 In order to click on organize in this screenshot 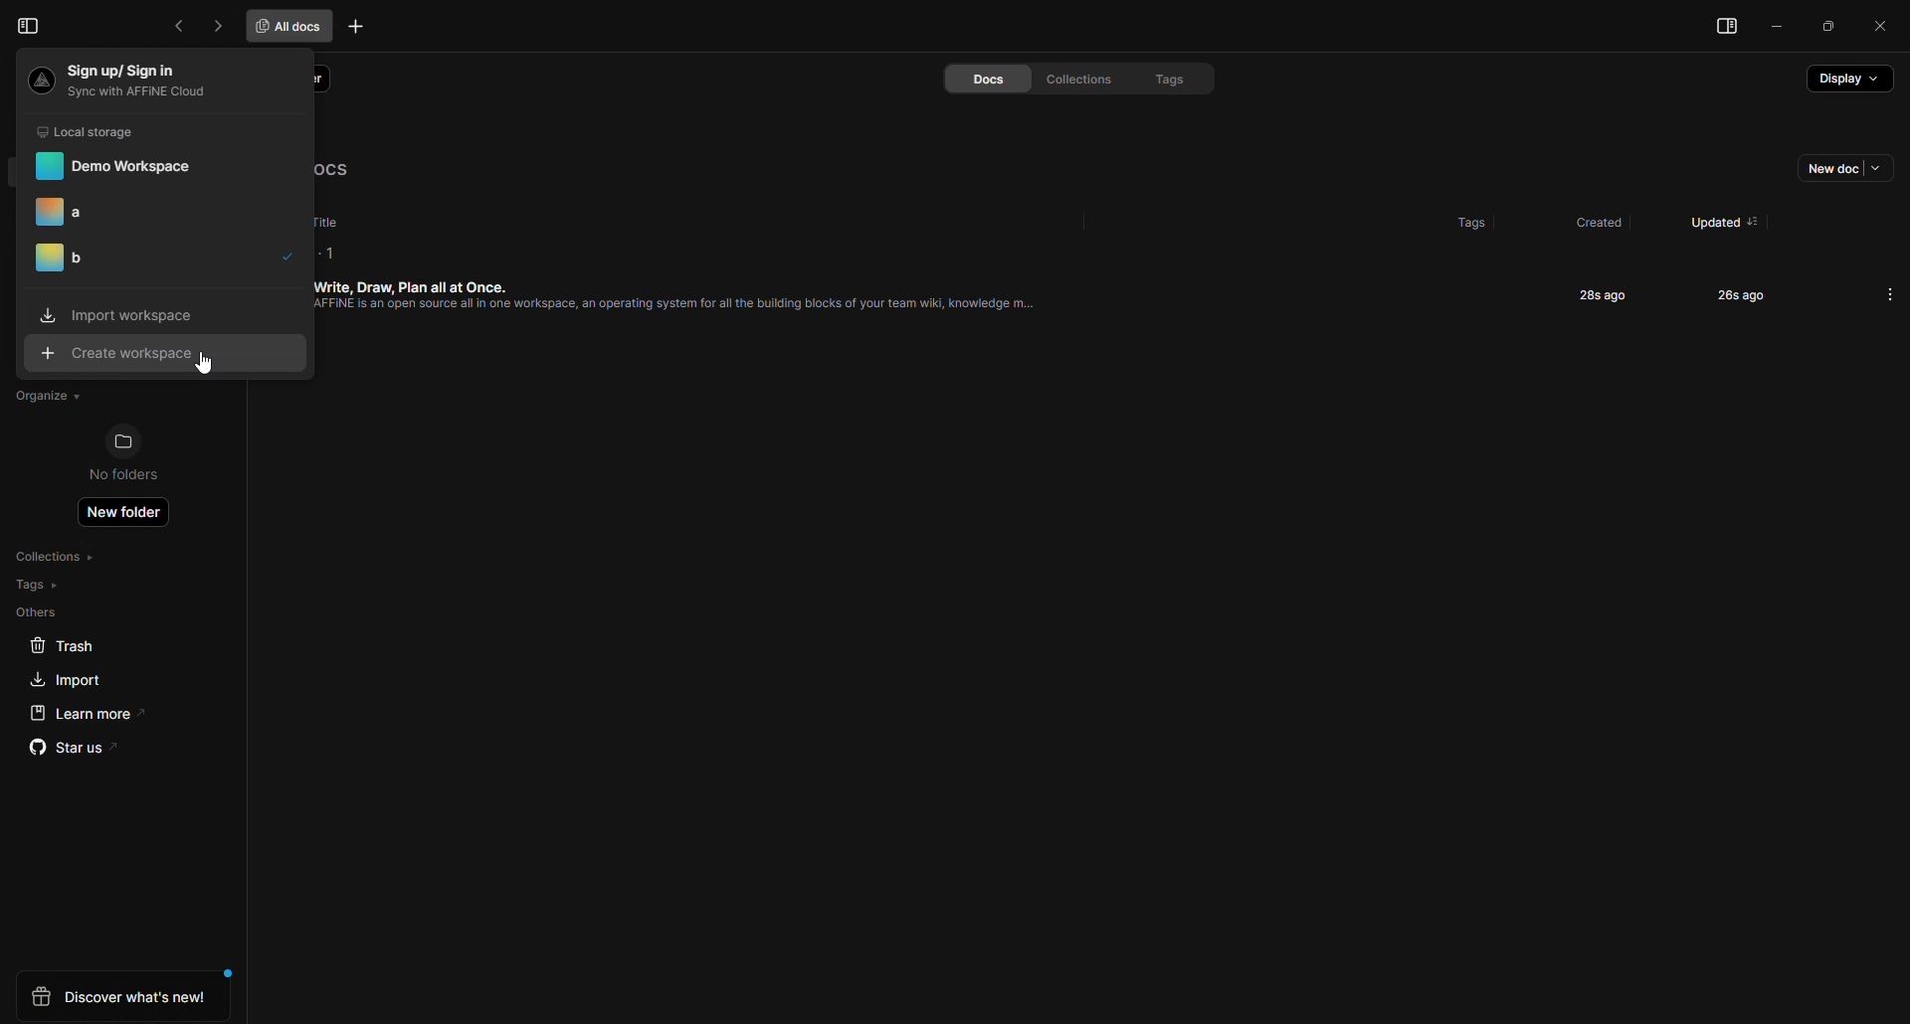, I will do `click(44, 396)`.